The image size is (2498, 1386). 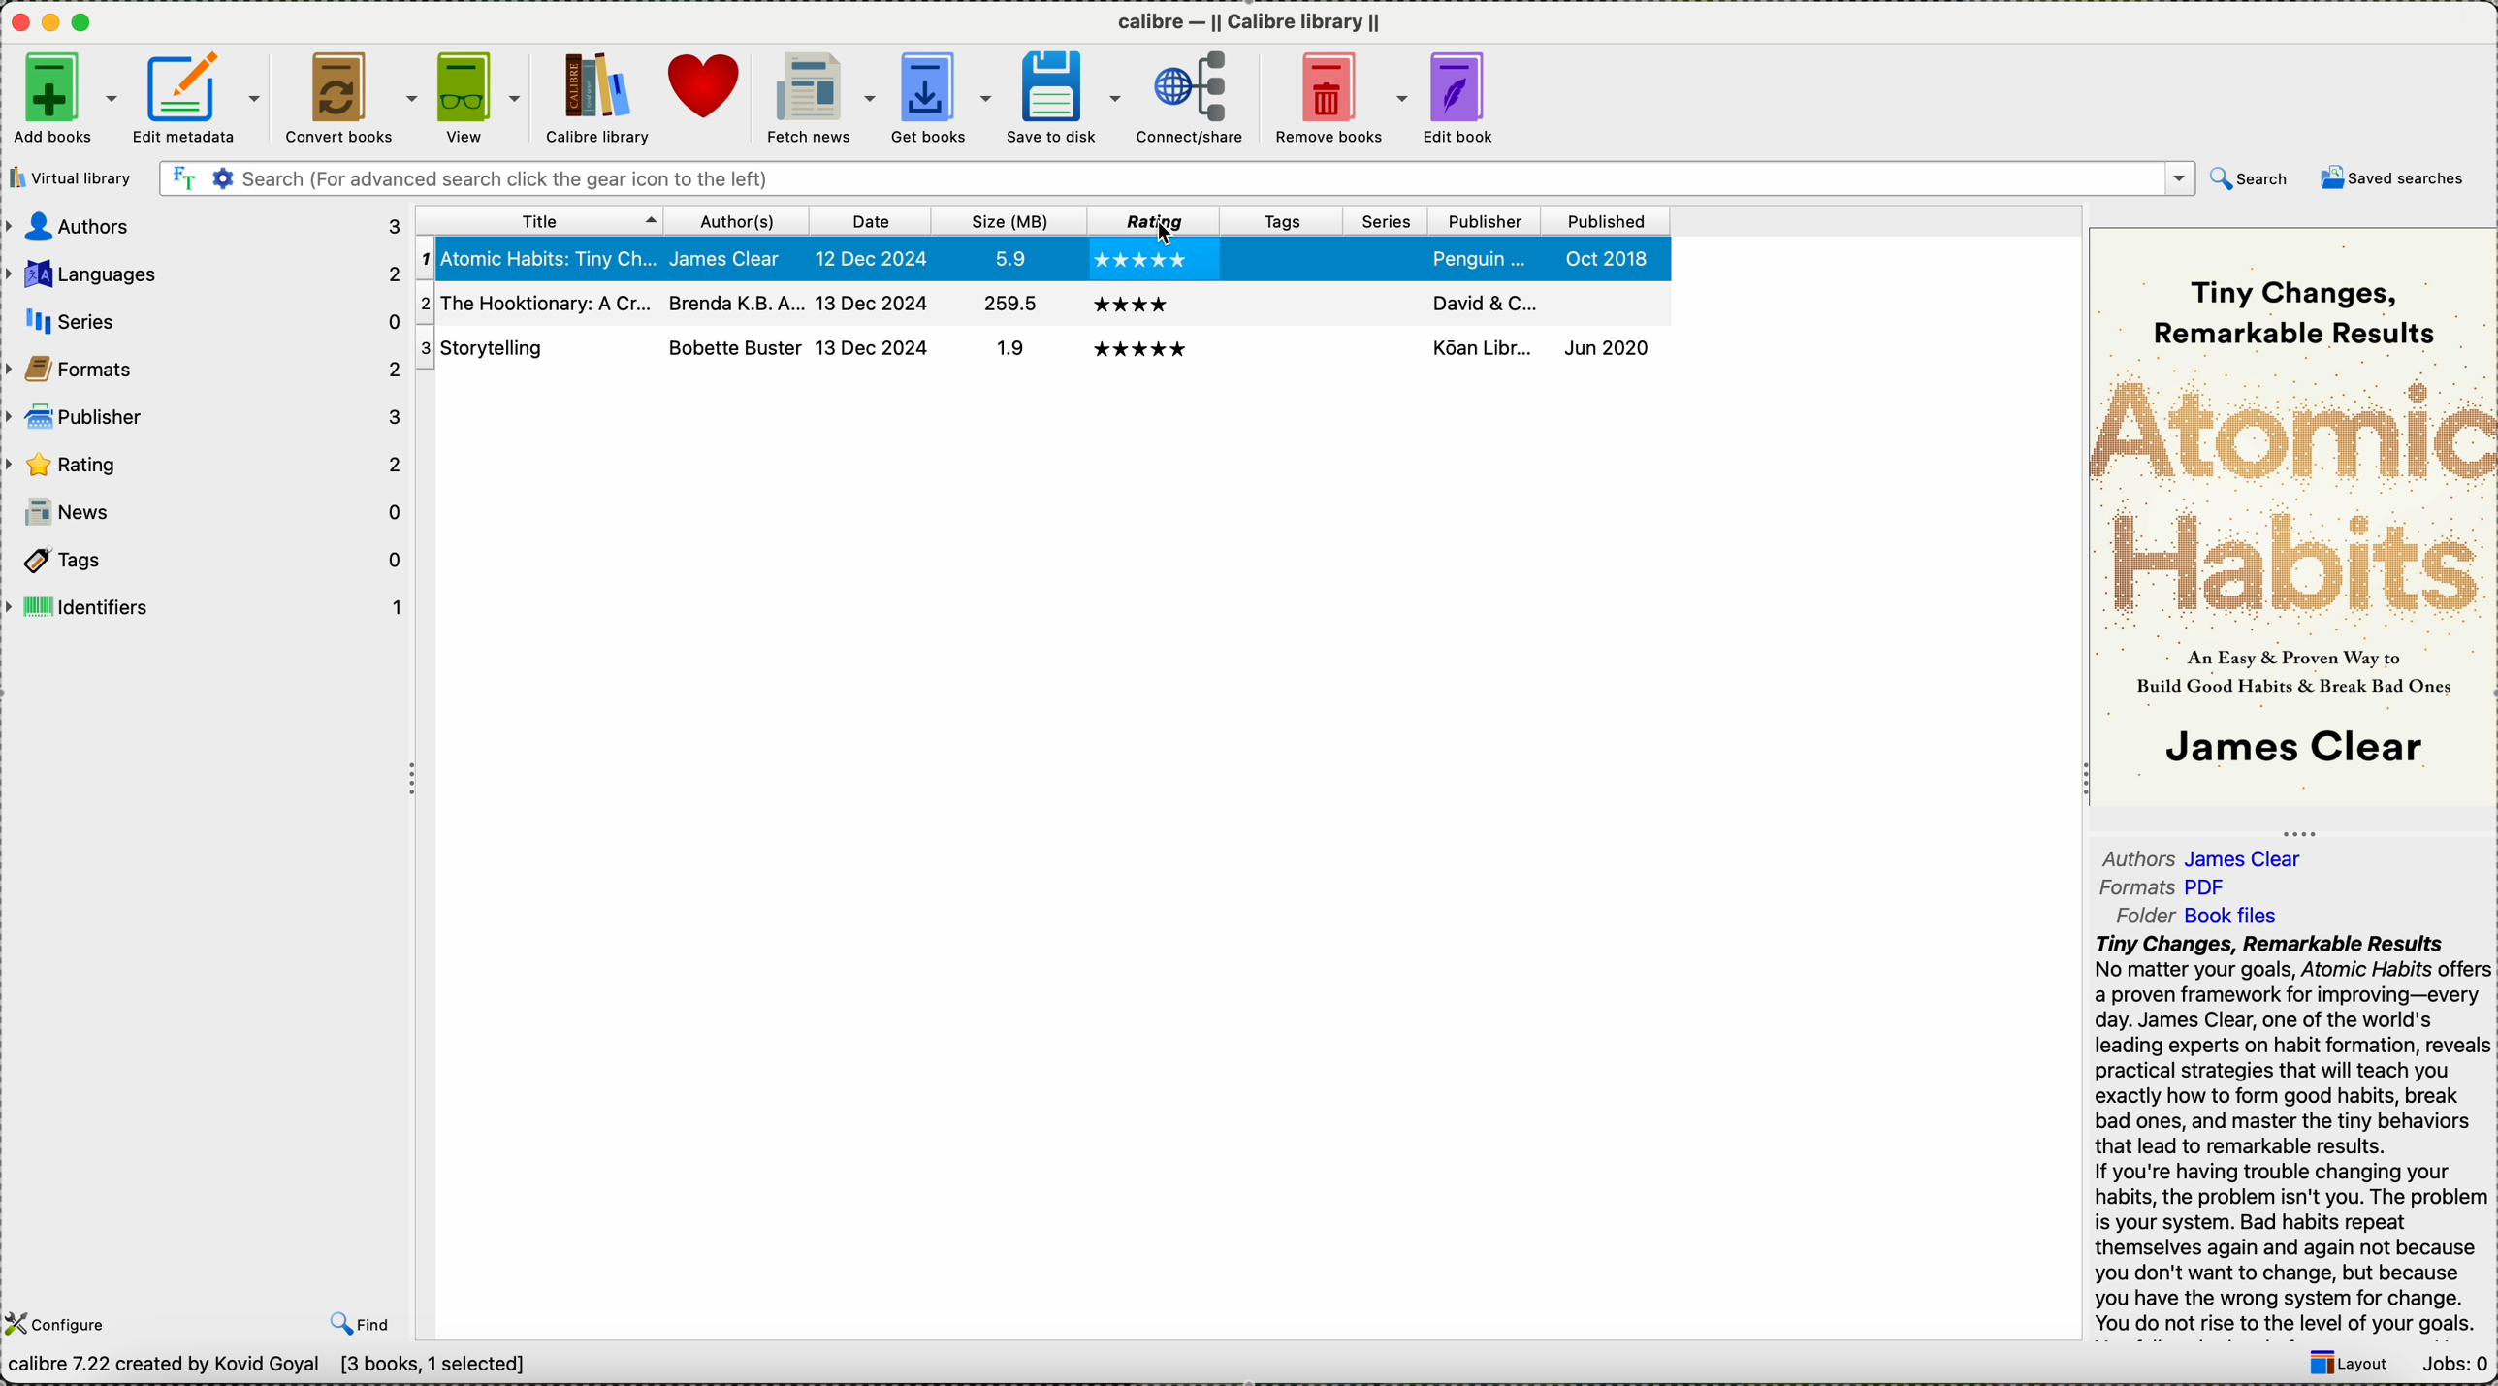 I want to click on published, so click(x=1600, y=302).